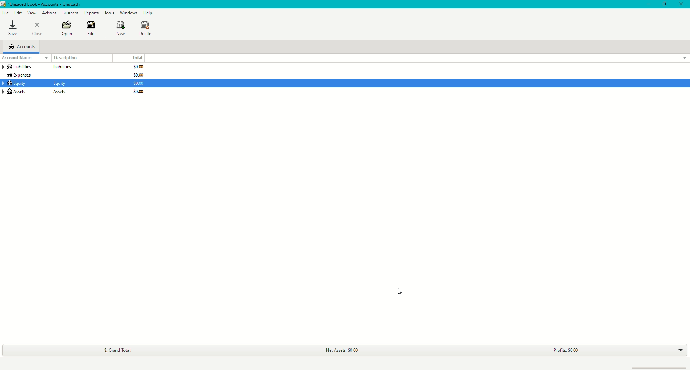 This screenshot has height=370, width=690. What do you see at coordinates (21, 75) in the screenshot?
I see `Expenses` at bounding box center [21, 75].